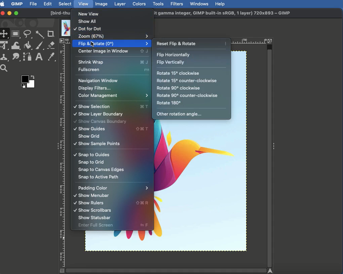  What do you see at coordinates (271, 270) in the screenshot?
I see `Navigate the image display` at bounding box center [271, 270].